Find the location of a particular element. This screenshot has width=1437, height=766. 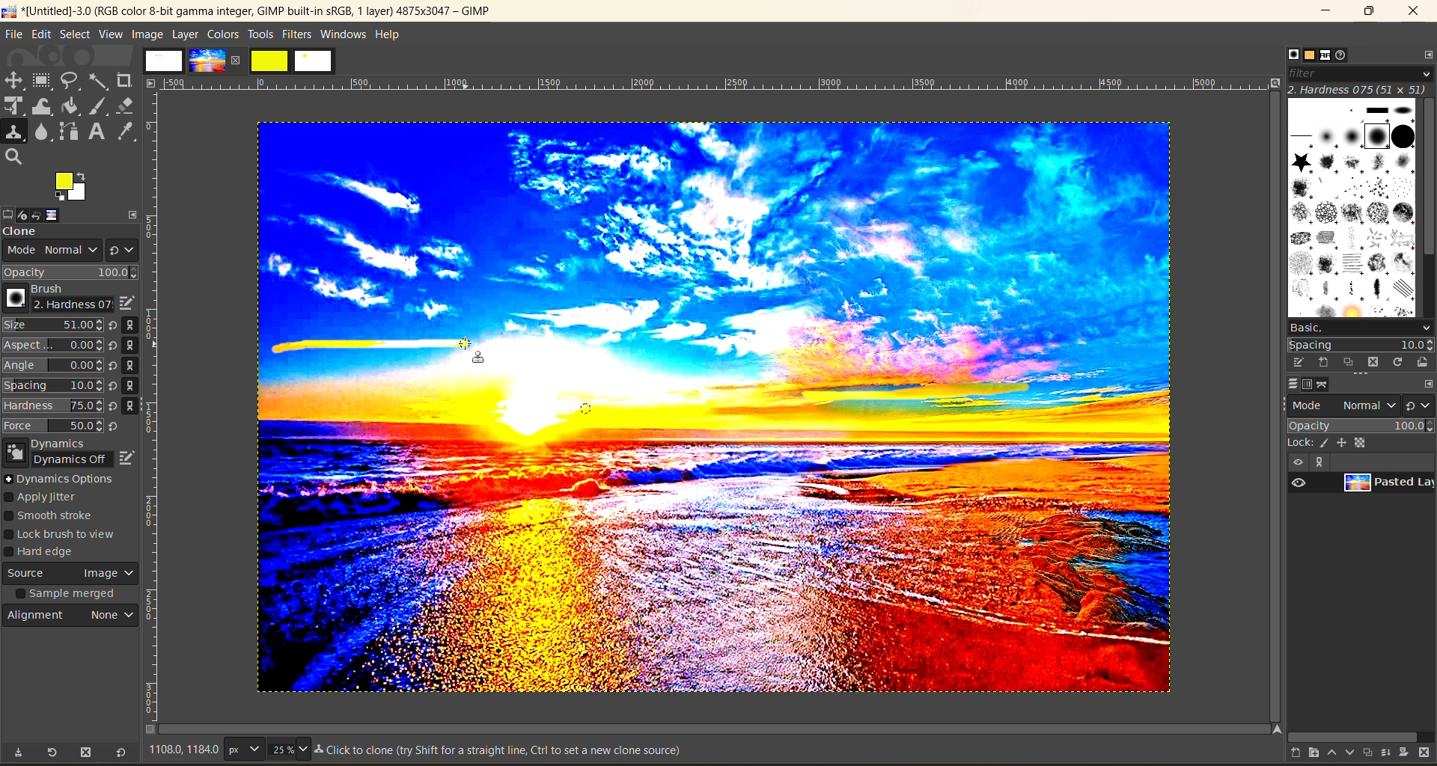

device status is located at coordinates (27, 213).